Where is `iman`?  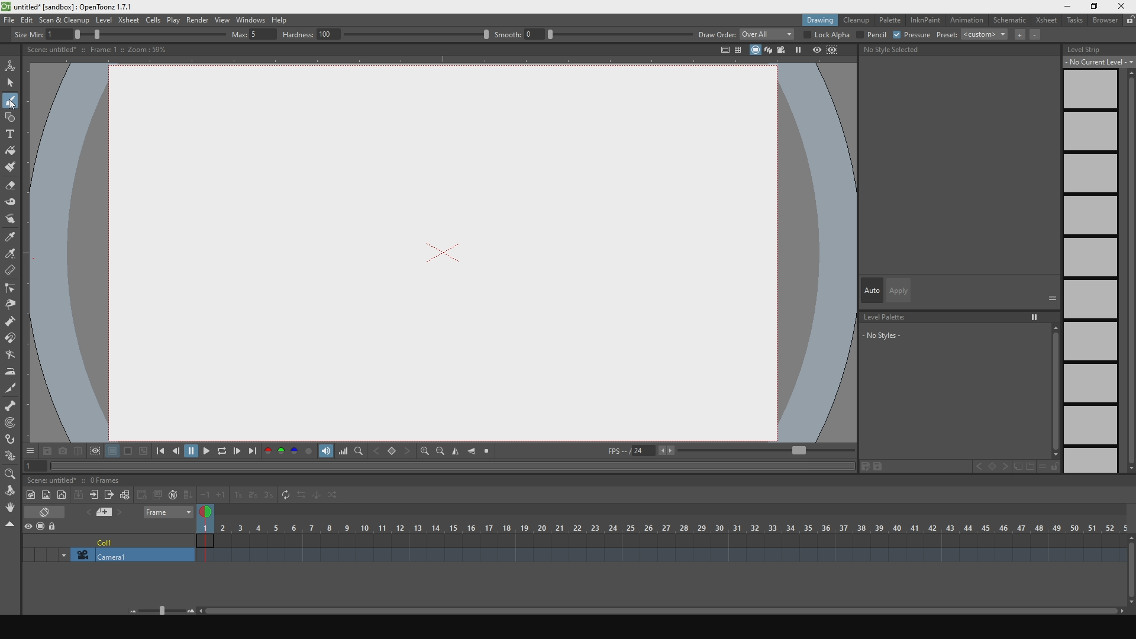 iman is located at coordinates (14, 340).